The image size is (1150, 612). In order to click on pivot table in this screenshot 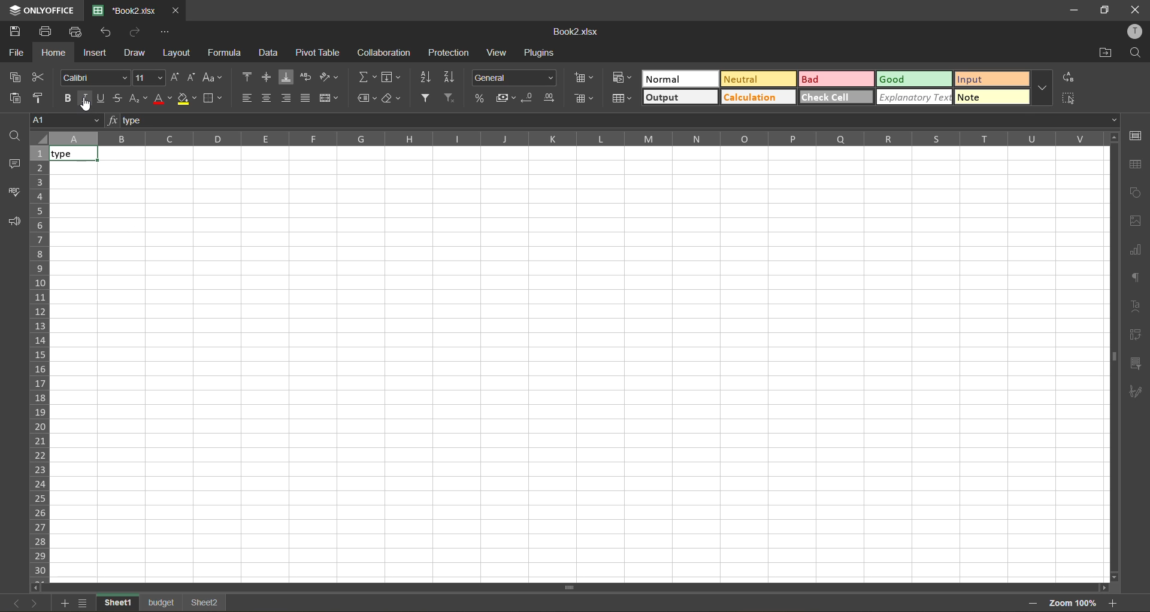, I will do `click(1139, 335)`.